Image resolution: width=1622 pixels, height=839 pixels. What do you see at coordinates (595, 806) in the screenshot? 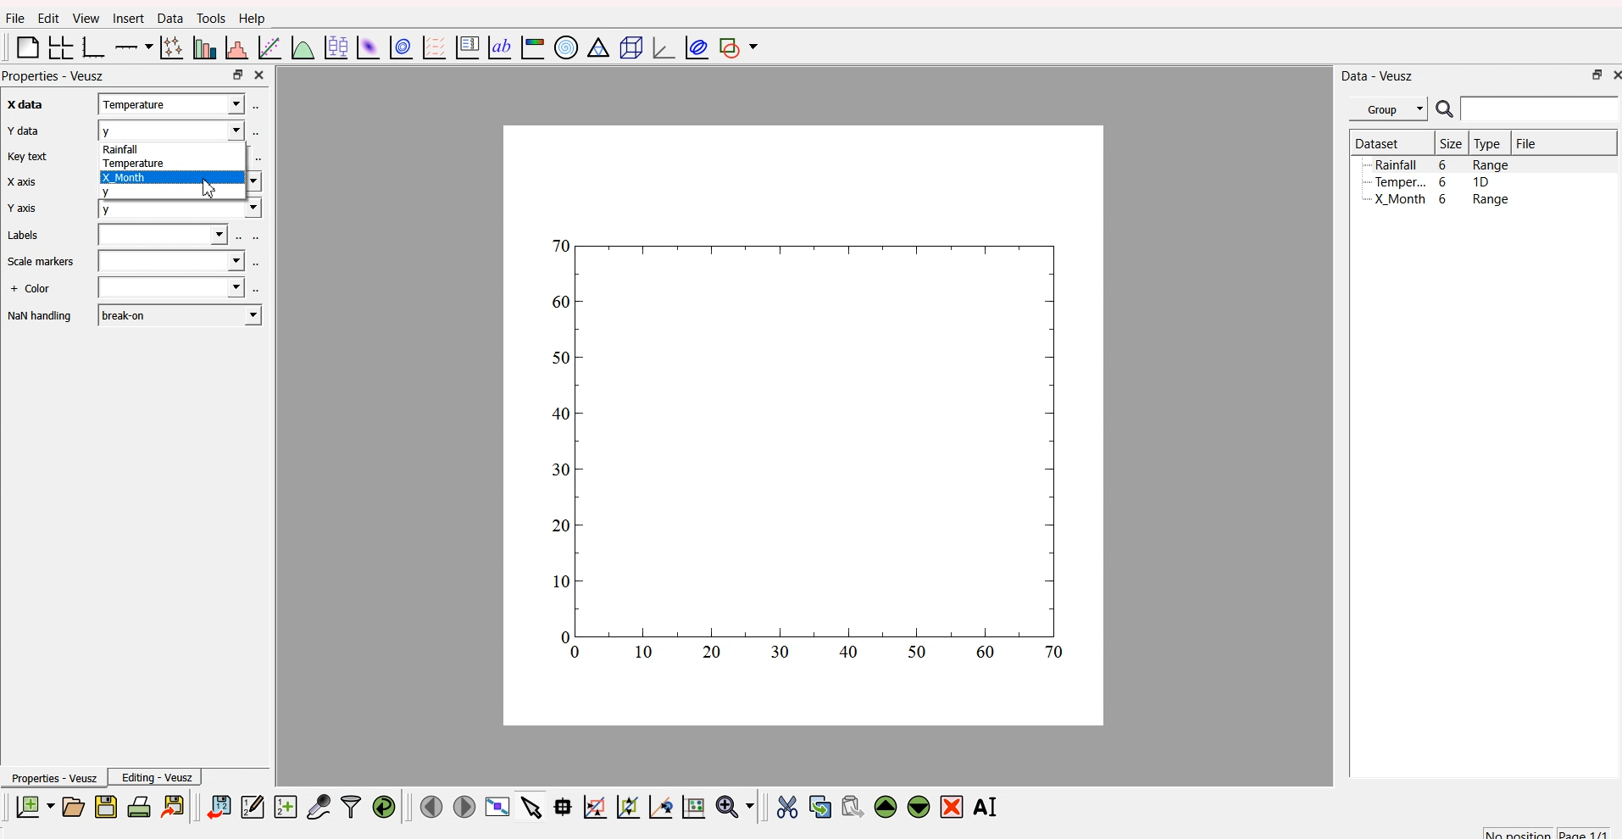
I see `draw rectangle to zoom` at bounding box center [595, 806].